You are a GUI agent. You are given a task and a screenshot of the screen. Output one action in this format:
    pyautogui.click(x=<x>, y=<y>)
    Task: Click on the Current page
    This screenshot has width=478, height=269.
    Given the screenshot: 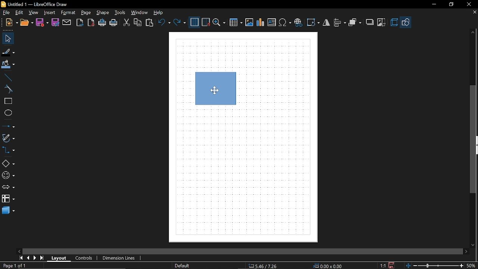 What is the action you would take?
    pyautogui.click(x=14, y=266)
    